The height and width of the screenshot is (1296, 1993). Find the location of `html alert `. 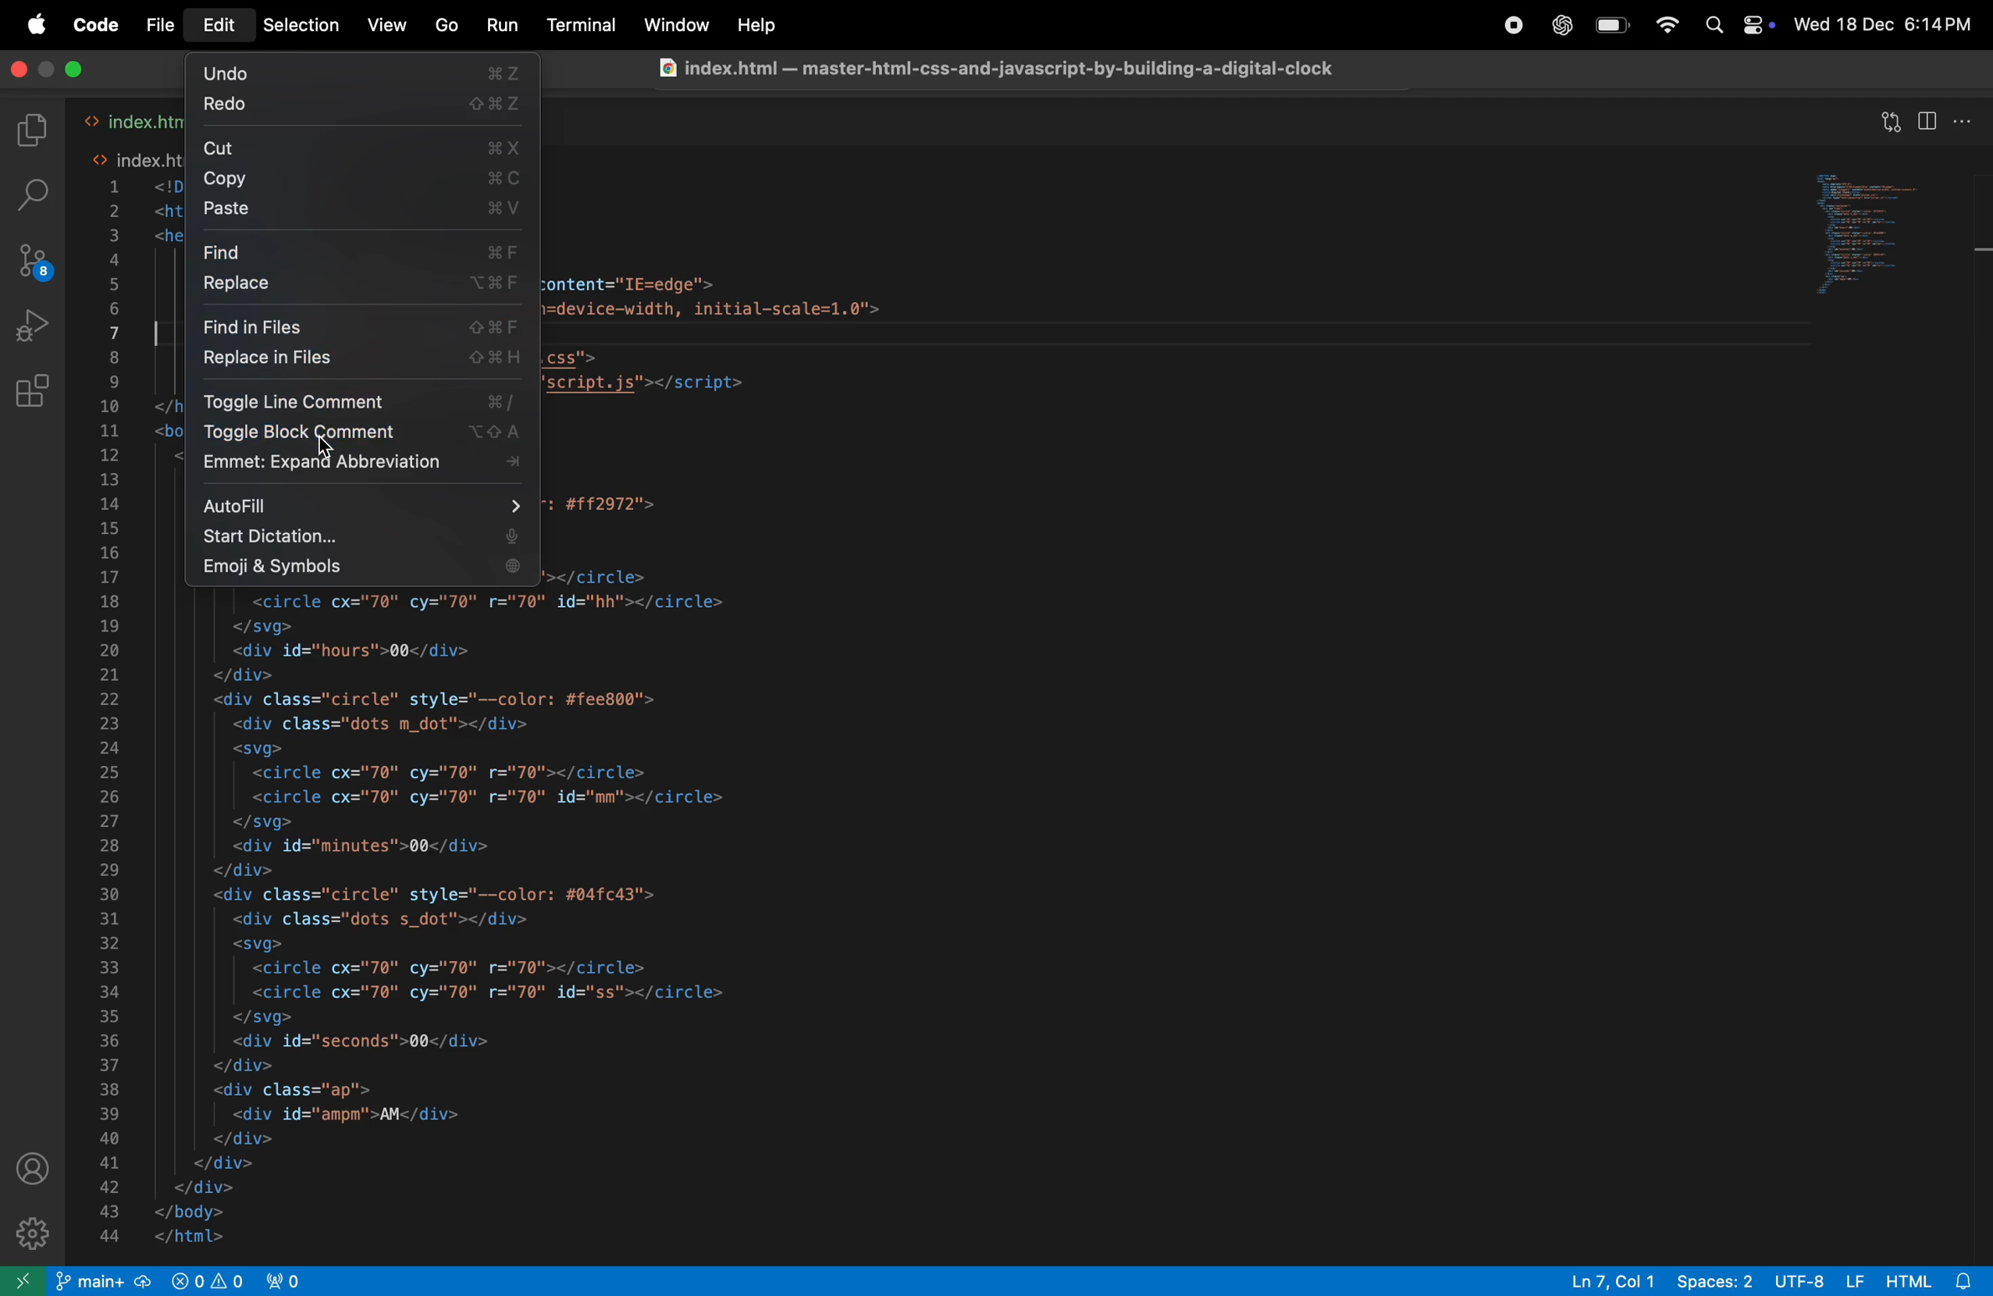

html alert  is located at coordinates (1934, 1280).